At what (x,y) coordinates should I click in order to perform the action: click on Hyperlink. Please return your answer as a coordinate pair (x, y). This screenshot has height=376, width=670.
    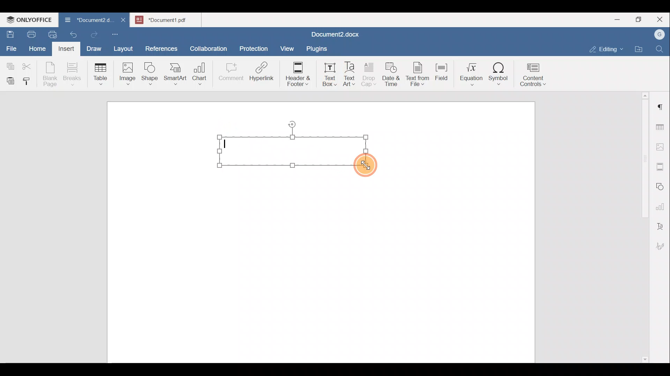
    Looking at the image, I should click on (264, 73).